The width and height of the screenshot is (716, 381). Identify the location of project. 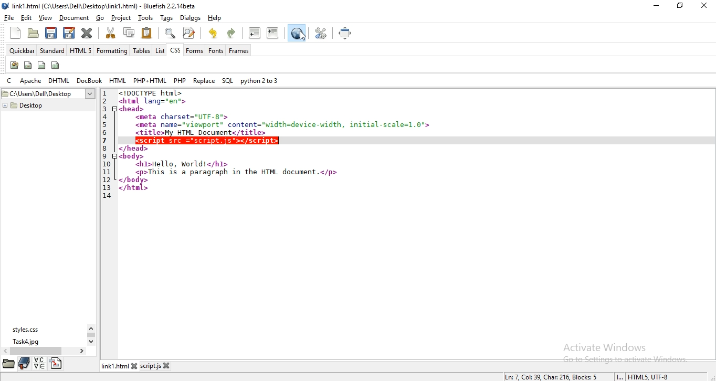
(121, 18).